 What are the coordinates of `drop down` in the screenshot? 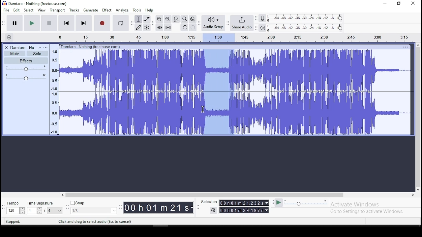 It's located at (113, 211).